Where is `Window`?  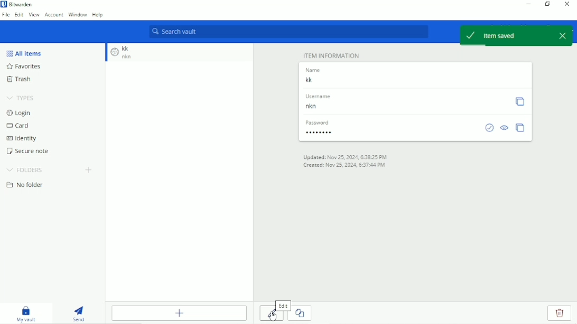
Window is located at coordinates (78, 15).